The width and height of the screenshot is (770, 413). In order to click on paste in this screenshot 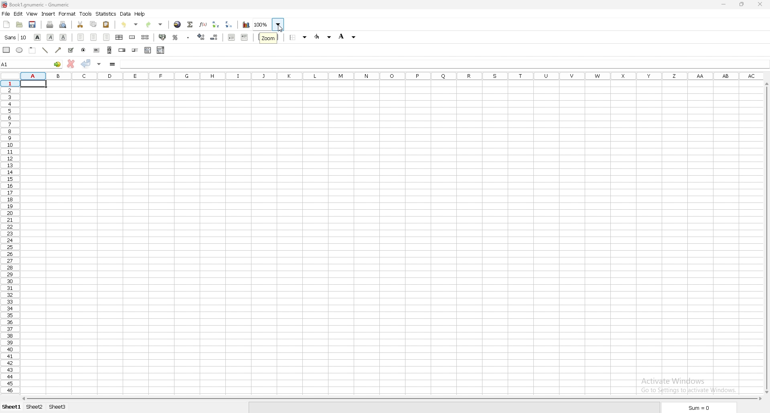, I will do `click(106, 24)`.